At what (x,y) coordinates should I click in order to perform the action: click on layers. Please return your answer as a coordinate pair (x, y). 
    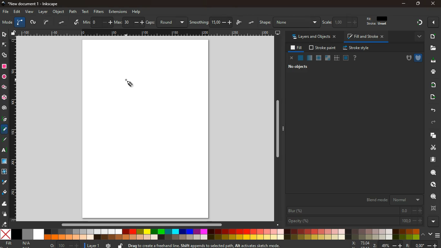
    Looking at the image, I should click on (431, 135).